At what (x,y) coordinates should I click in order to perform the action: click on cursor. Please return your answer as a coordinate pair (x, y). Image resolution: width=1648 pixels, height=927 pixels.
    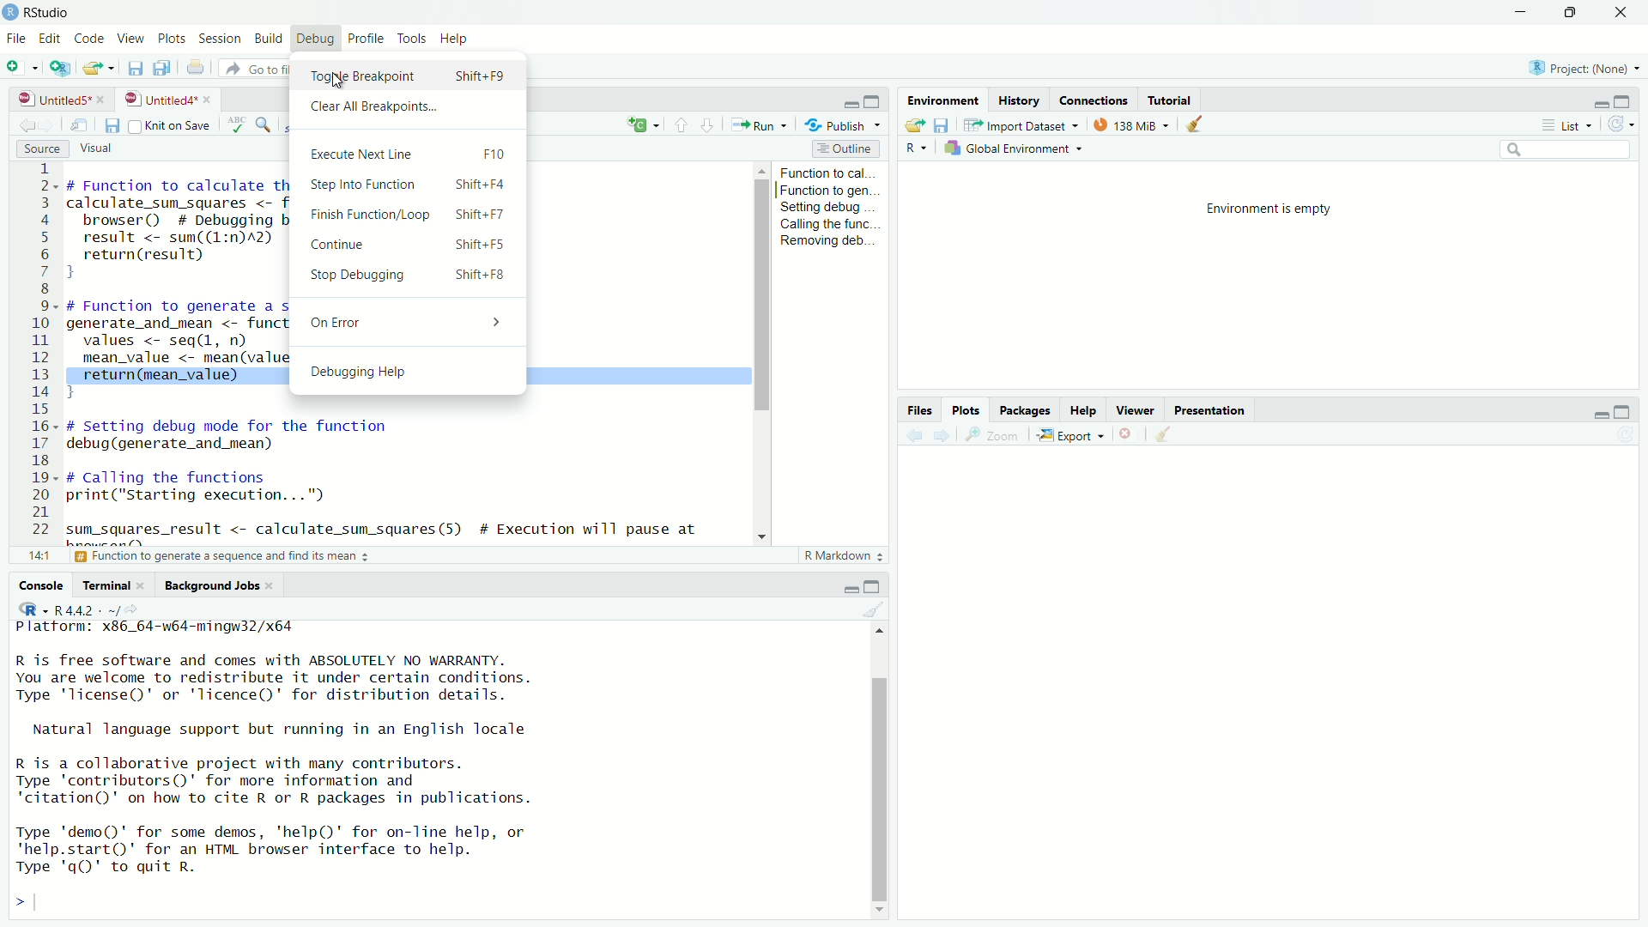
    Looking at the image, I should click on (337, 82).